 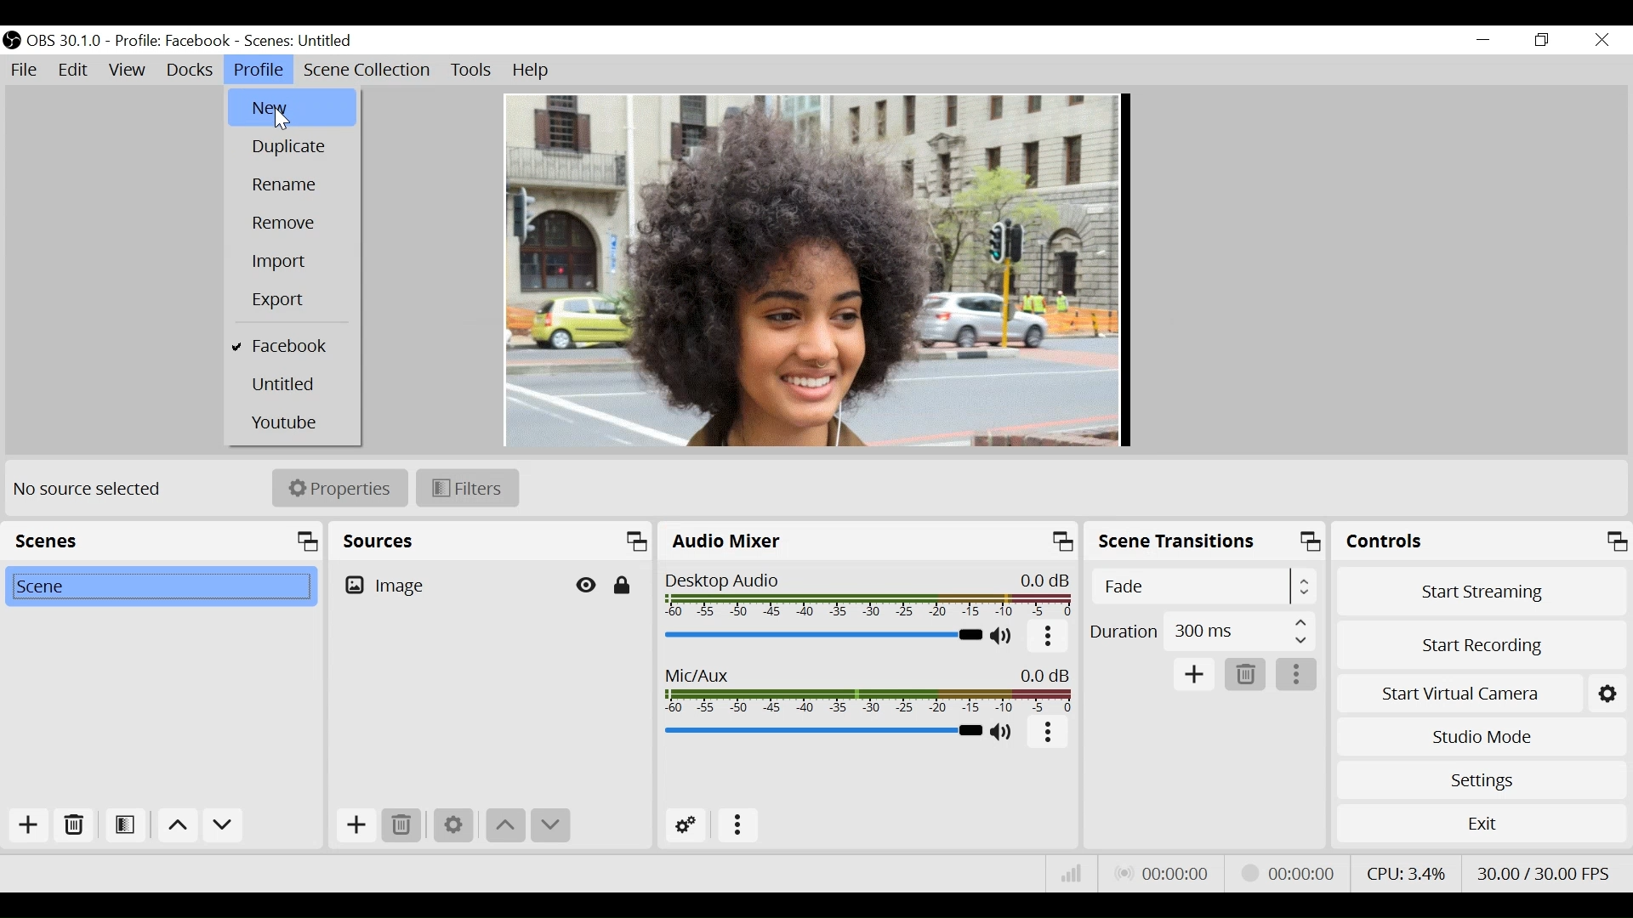 What do you see at coordinates (370, 71) in the screenshot?
I see `Scene Collection` at bounding box center [370, 71].